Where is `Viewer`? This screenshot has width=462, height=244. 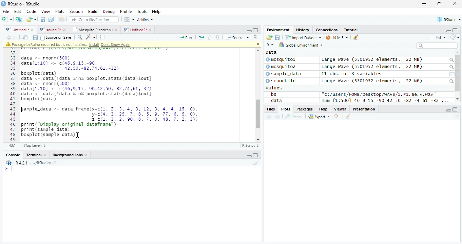 Viewer is located at coordinates (340, 109).